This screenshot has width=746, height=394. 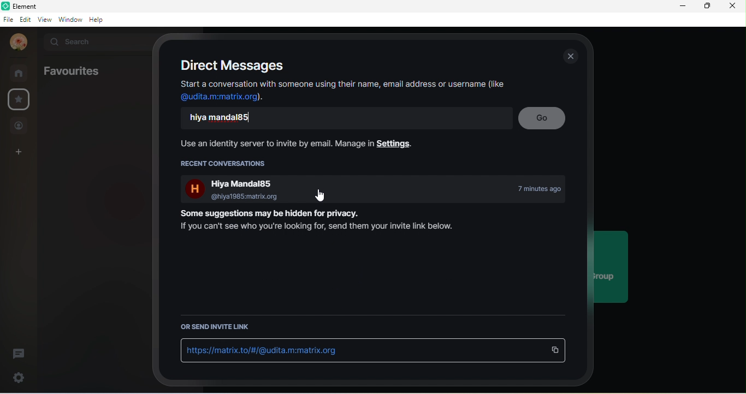 I want to click on search, so click(x=94, y=43).